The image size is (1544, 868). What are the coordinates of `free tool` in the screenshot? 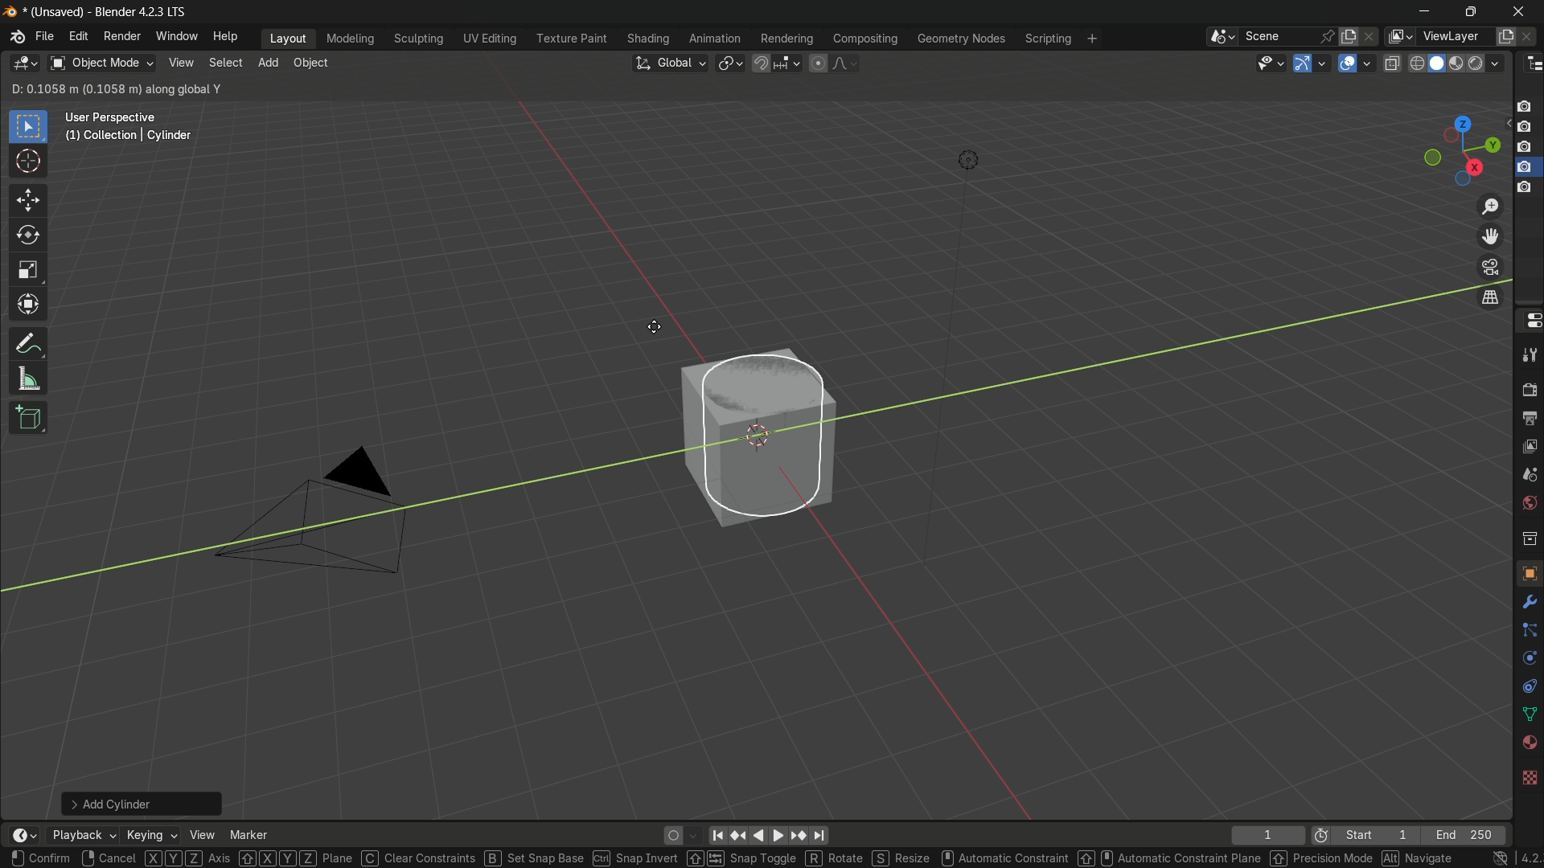 It's located at (1526, 684).